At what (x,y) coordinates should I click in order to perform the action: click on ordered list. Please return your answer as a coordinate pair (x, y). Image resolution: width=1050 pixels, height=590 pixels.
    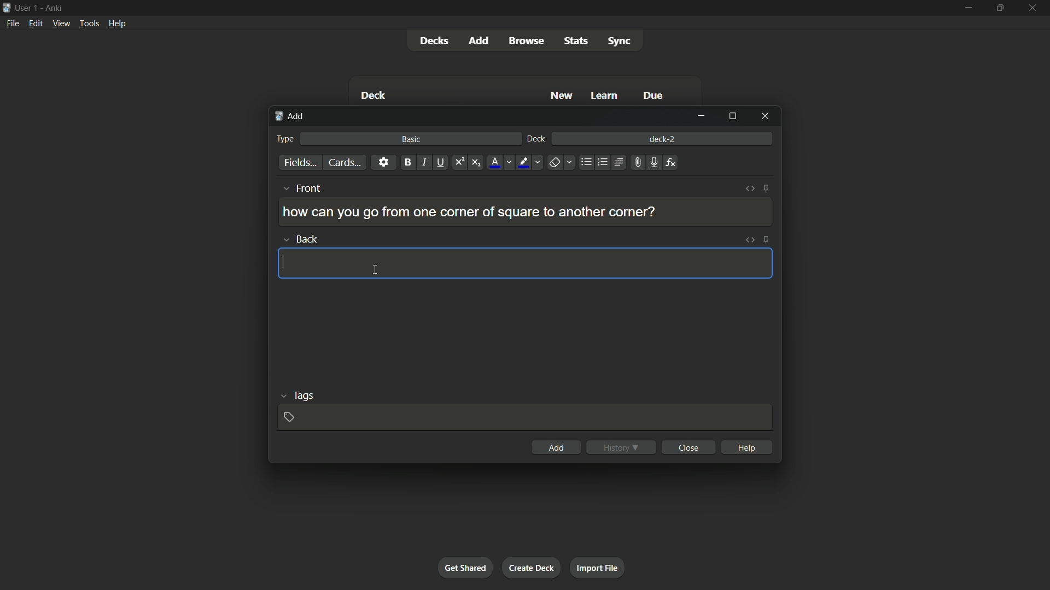
    Looking at the image, I should click on (601, 163).